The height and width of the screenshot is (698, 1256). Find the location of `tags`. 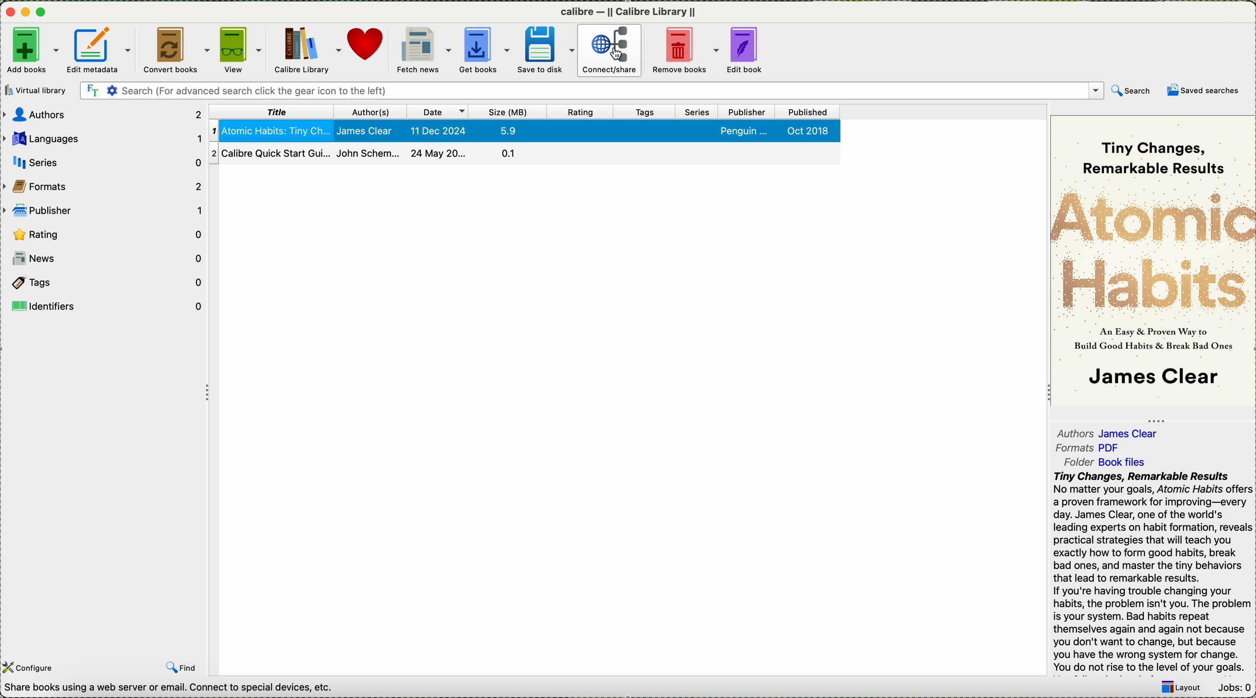

tags is located at coordinates (646, 111).